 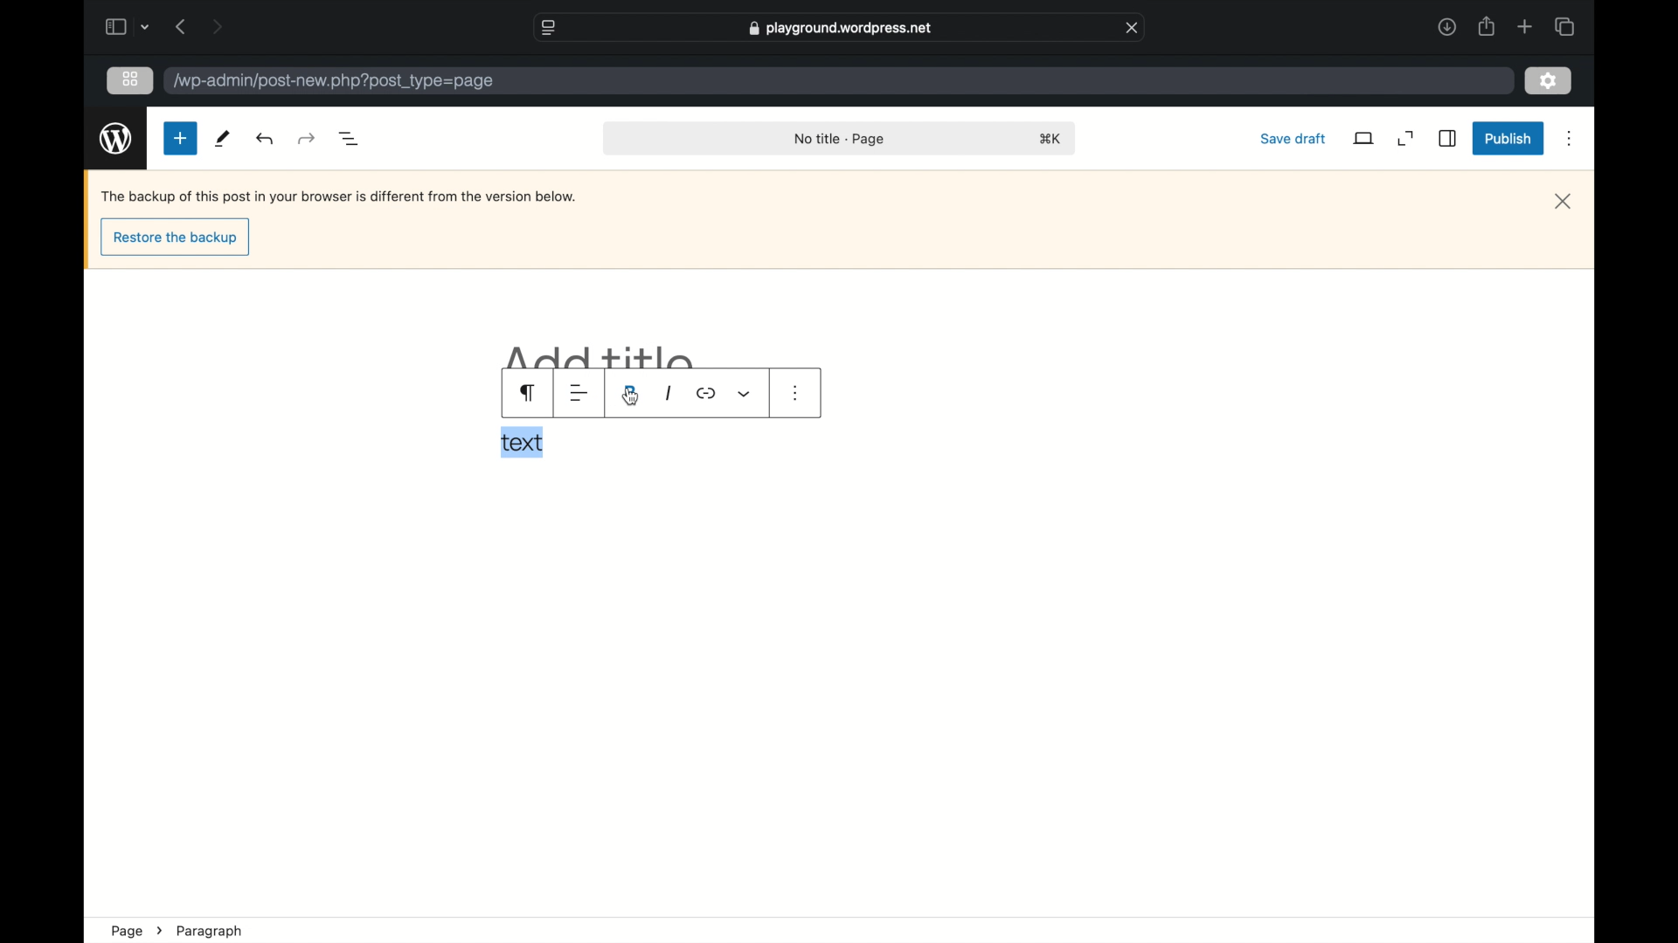 What do you see at coordinates (524, 441) in the screenshot?
I see `text` at bounding box center [524, 441].